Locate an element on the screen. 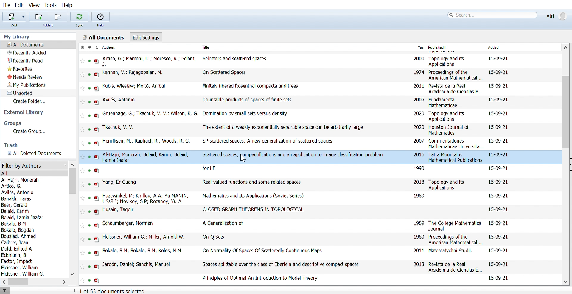 This screenshot has width=572, height=294. Al-Hajri, Monerah is located at coordinates (23, 179).